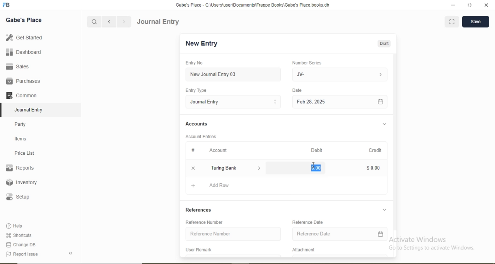 This screenshot has width=495, height=264. What do you see at coordinates (94, 22) in the screenshot?
I see `Search` at bounding box center [94, 22].